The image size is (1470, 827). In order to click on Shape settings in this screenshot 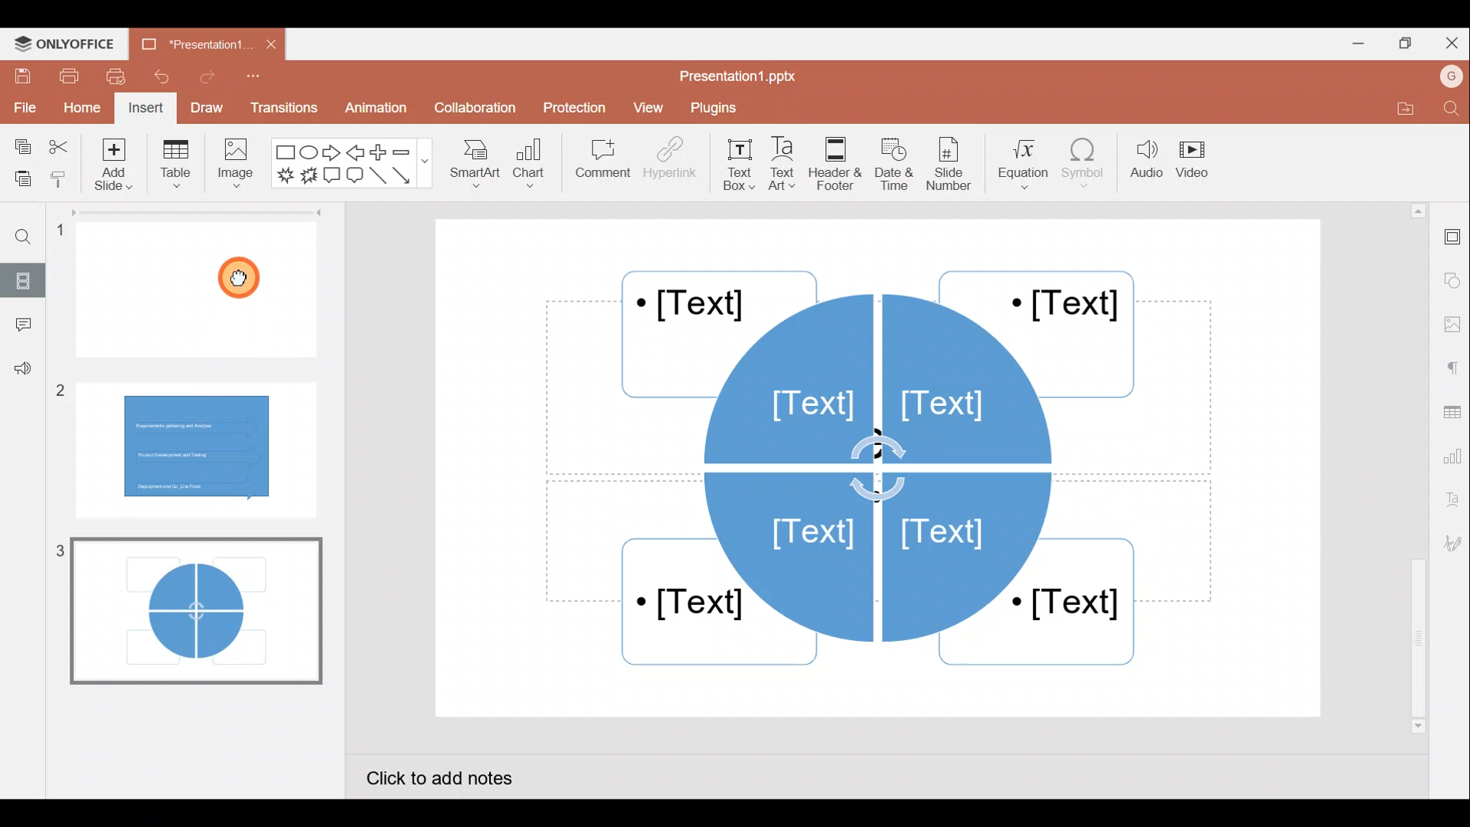, I will do `click(1452, 275)`.